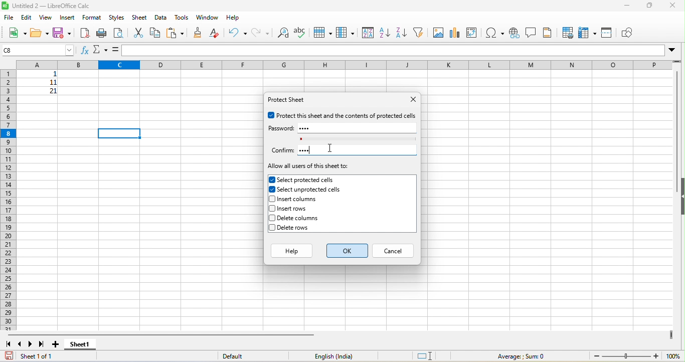 This screenshot has width=685, height=362. What do you see at coordinates (10, 200) in the screenshot?
I see `row numbers` at bounding box center [10, 200].